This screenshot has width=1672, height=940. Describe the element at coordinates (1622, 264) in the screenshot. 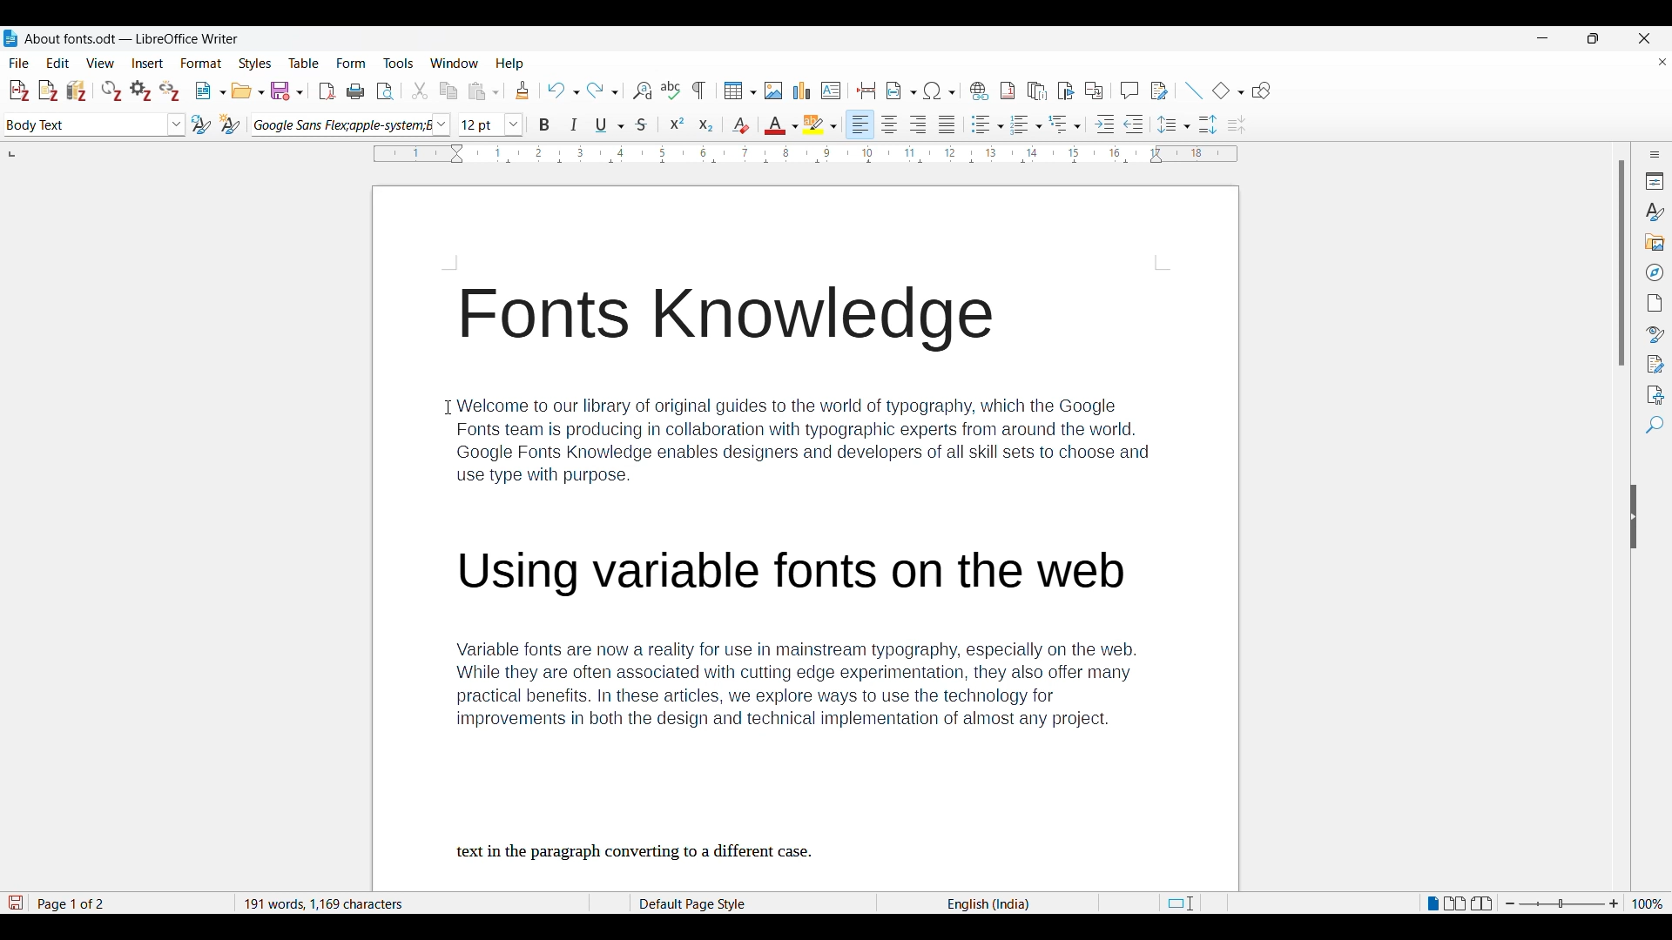

I see `Vertical slide bar` at that location.